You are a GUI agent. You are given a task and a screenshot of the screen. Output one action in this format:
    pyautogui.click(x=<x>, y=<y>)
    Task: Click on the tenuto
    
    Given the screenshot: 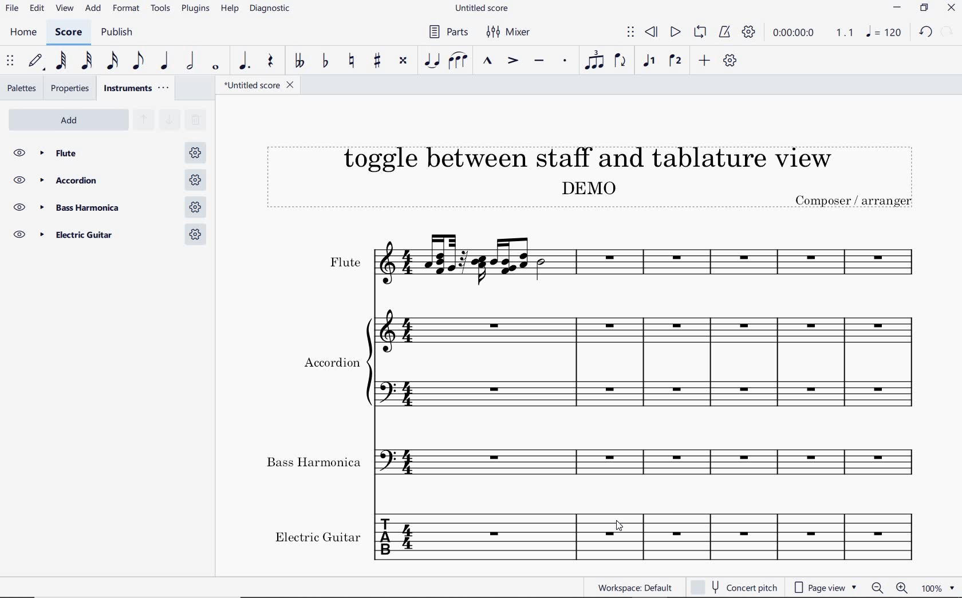 What is the action you would take?
    pyautogui.click(x=539, y=61)
    